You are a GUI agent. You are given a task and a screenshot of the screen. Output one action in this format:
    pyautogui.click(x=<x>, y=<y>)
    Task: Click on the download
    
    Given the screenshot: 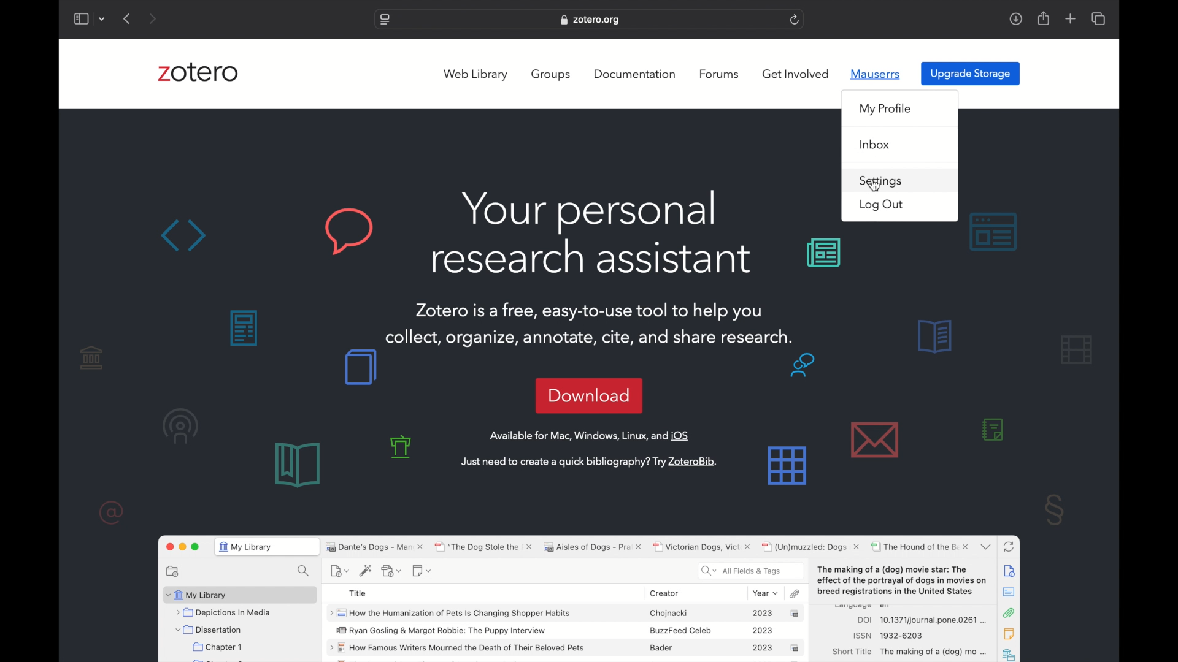 What is the action you would take?
    pyautogui.click(x=589, y=395)
    